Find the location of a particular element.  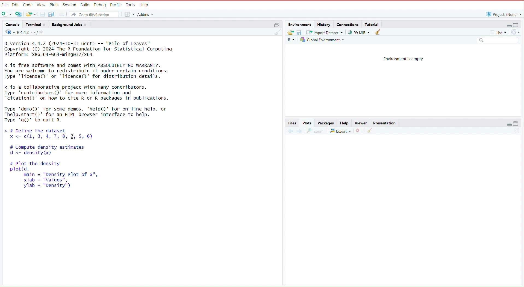

language select is located at coordinates (291, 41).